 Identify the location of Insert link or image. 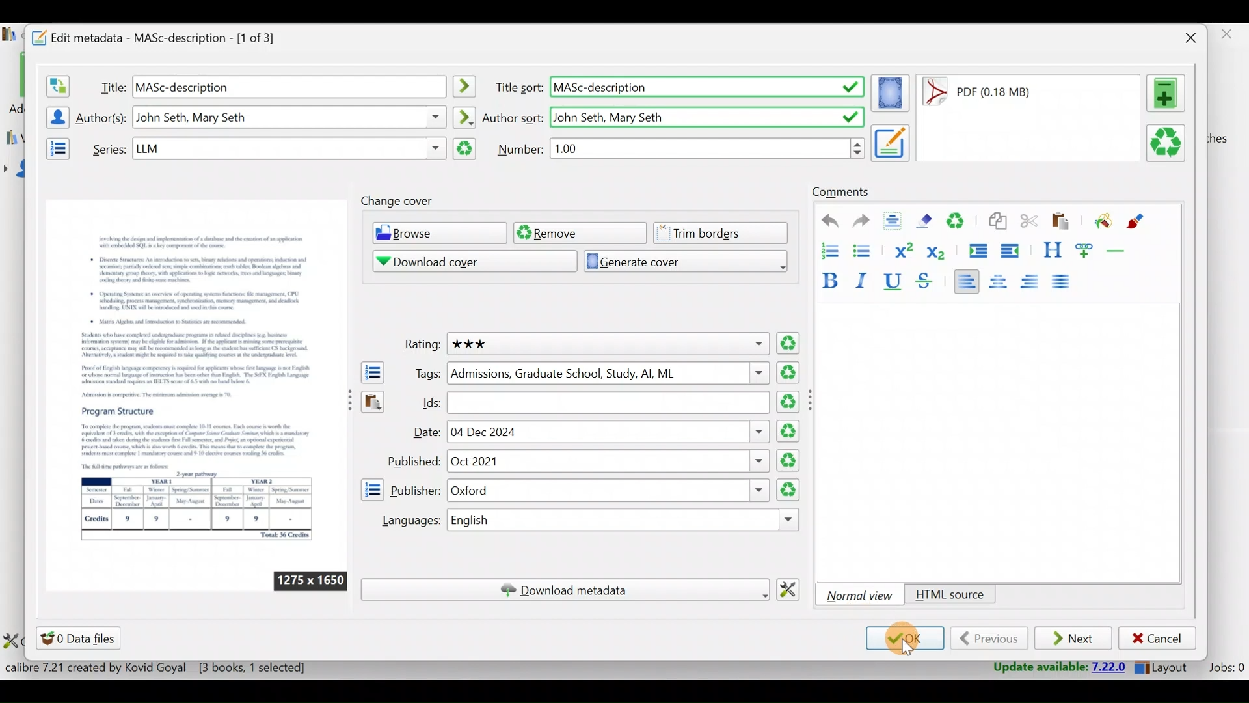
(1087, 250).